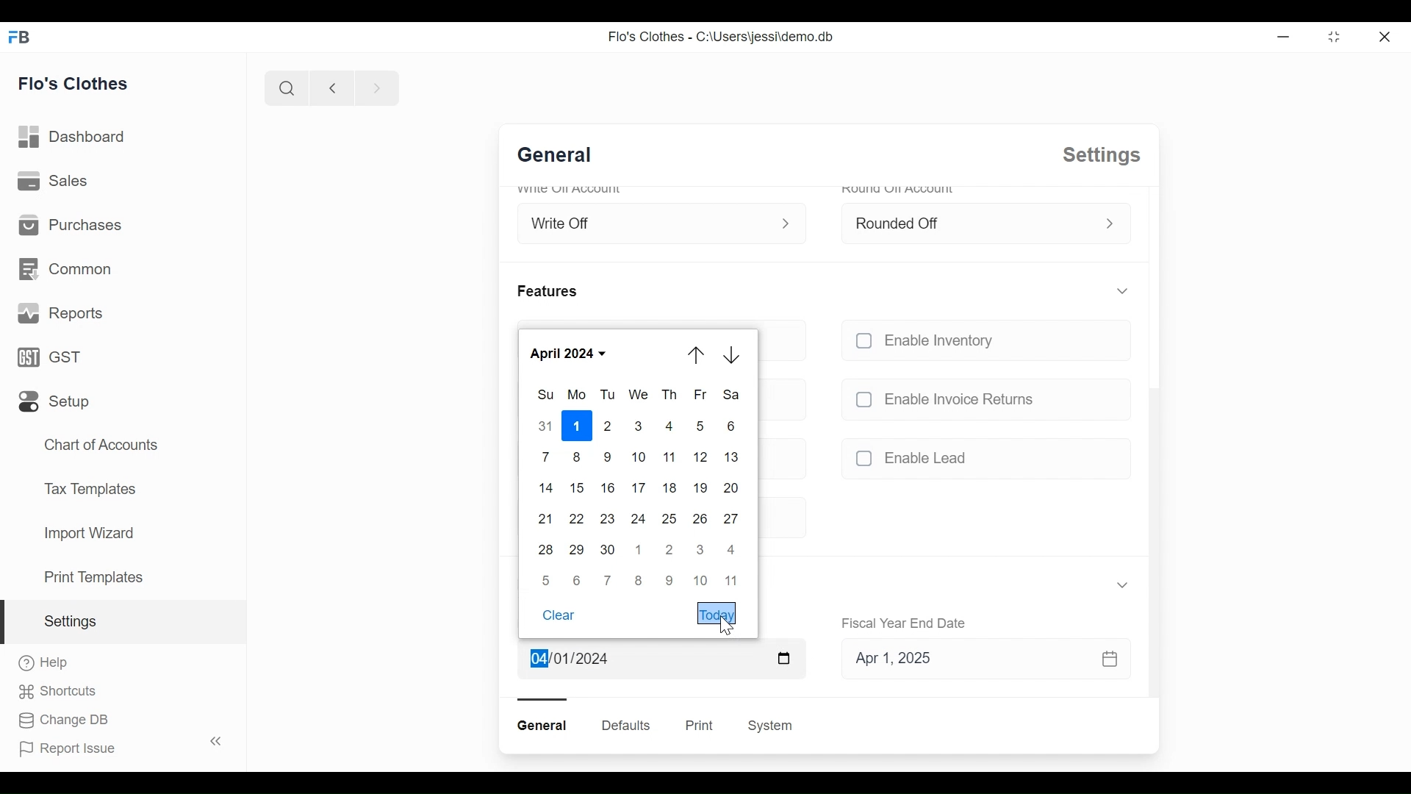  I want to click on 12, so click(700, 457).